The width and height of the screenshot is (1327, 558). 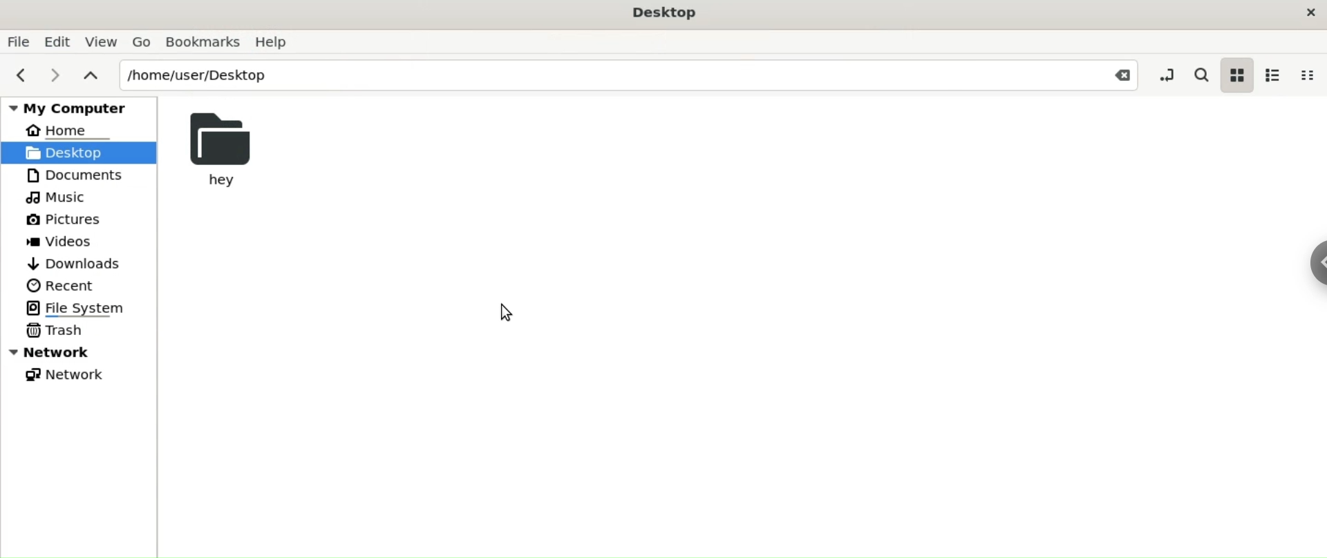 What do you see at coordinates (76, 176) in the screenshot?
I see `Documents` at bounding box center [76, 176].